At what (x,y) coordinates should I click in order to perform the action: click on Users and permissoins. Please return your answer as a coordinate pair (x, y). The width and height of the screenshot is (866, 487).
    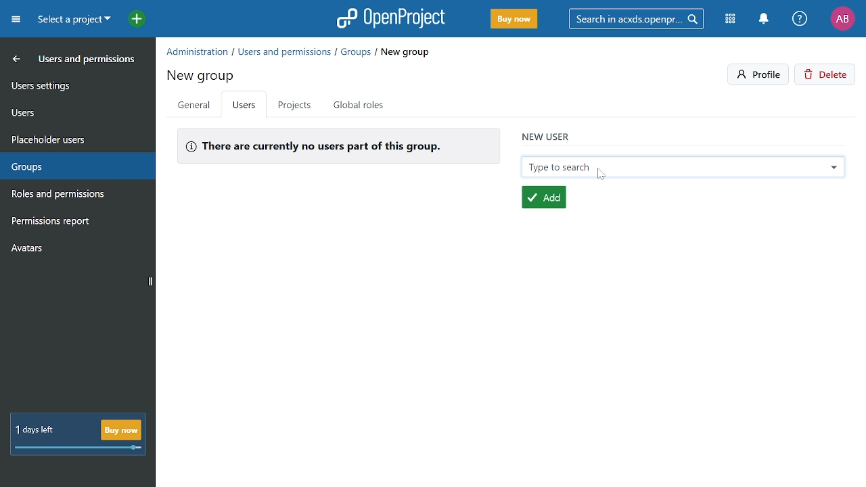
    Looking at the image, I should click on (88, 62).